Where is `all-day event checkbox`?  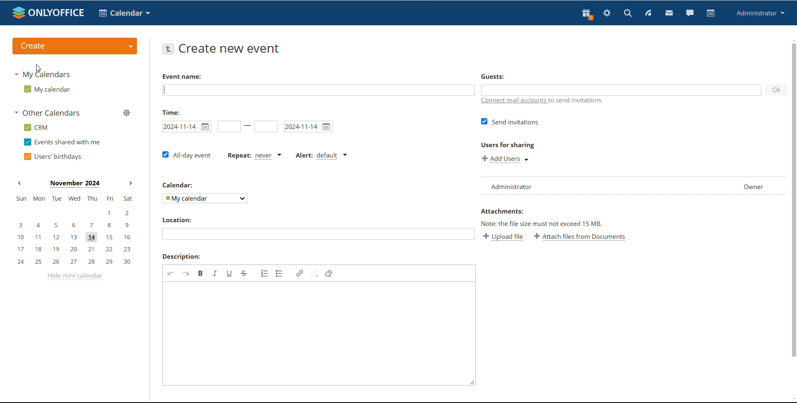
all-day event checkbox is located at coordinates (186, 155).